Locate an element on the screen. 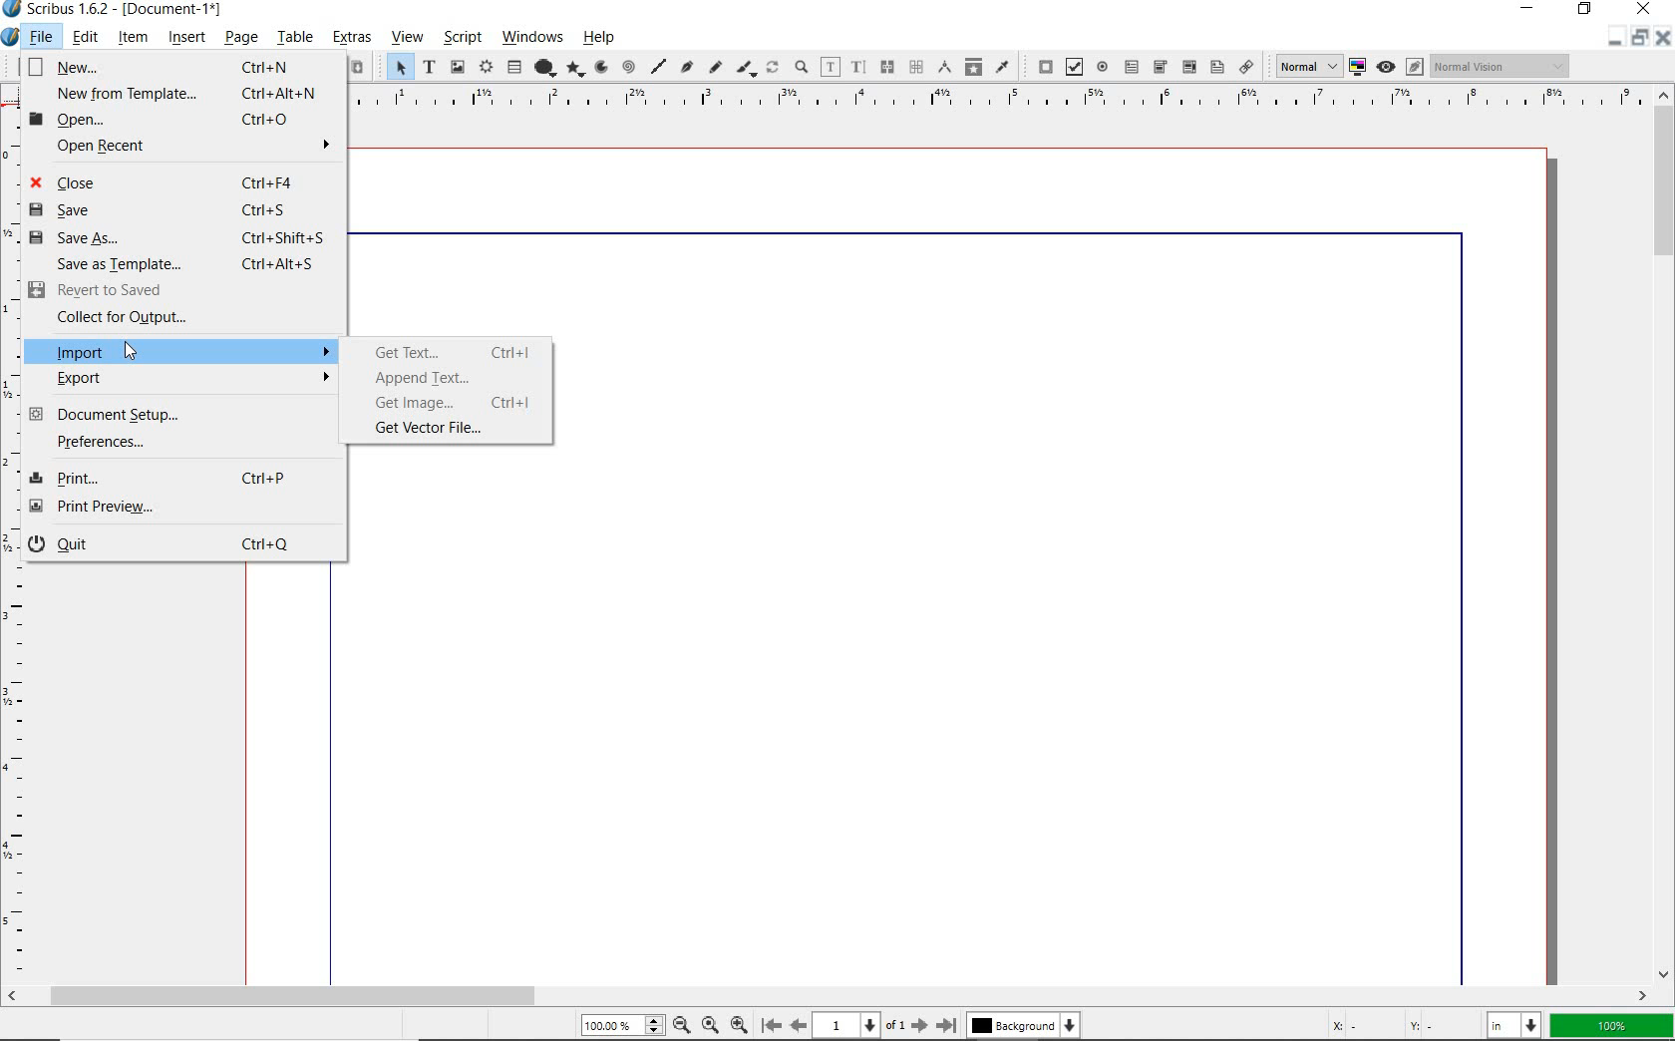  New from Template... Ctrl+Alt+N is located at coordinates (181, 92).